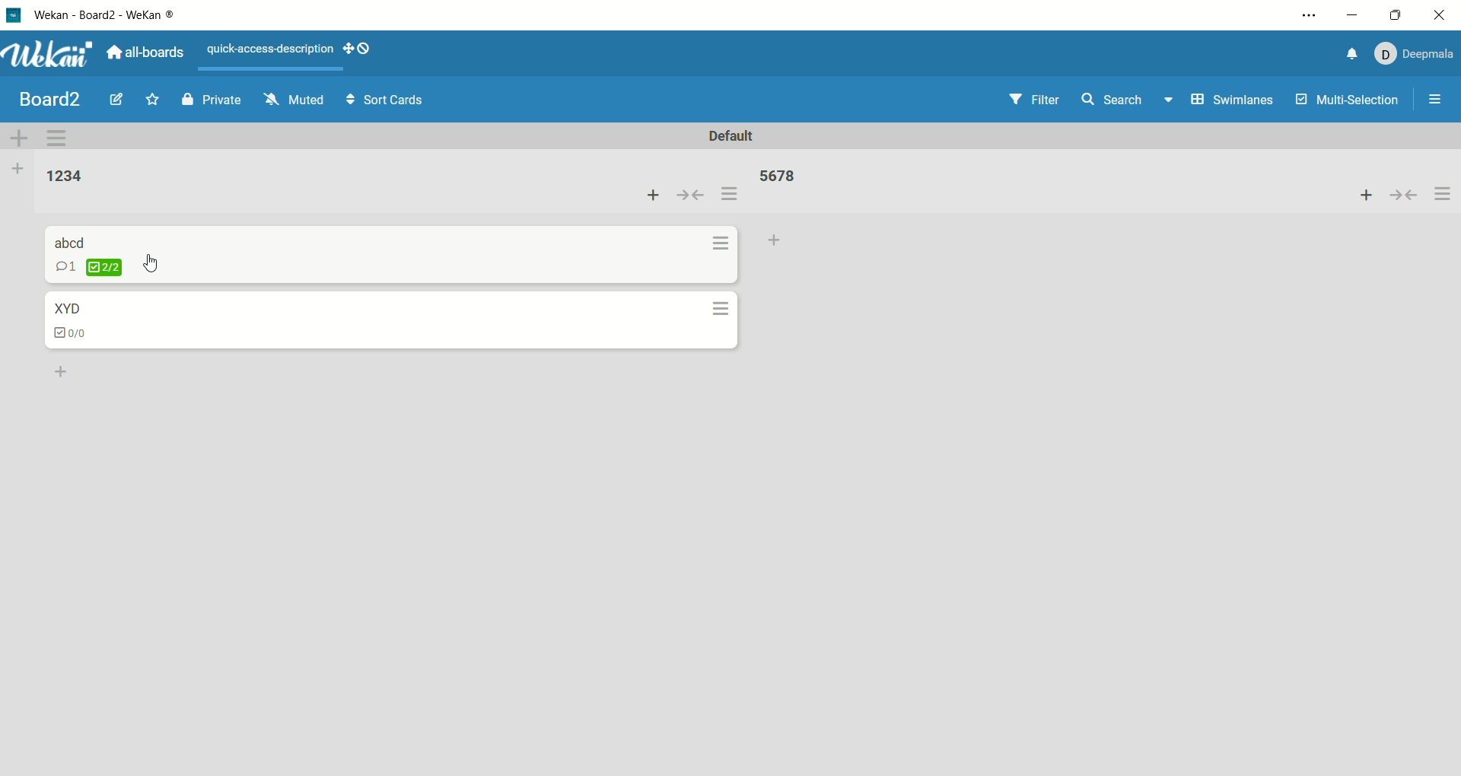 This screenshot has width=1461, height=776. Describe the element at coordinates (1438, 14) in the screenshot. I see `close` at that location.